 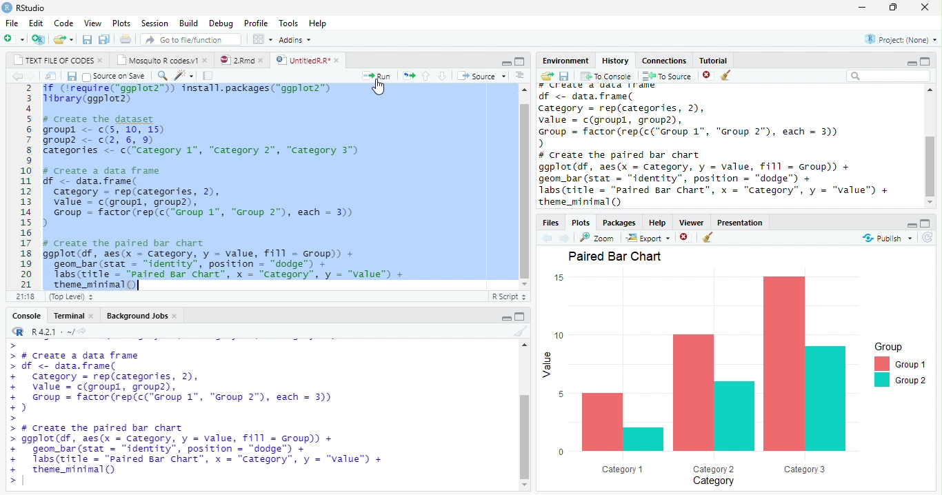 What do you see at coordinates (379, 87) in the screenshot?
I see `cursor` at bounding box center [379, 87].